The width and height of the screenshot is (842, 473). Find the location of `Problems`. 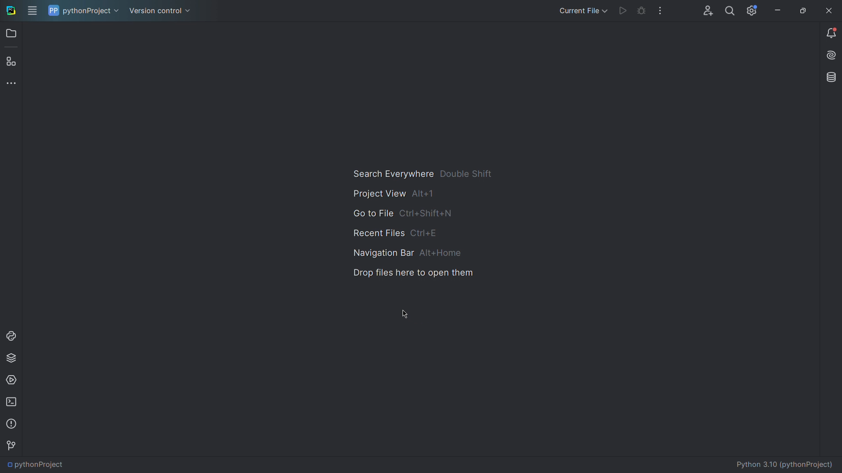

Problems is located at coordinates (13, 425).